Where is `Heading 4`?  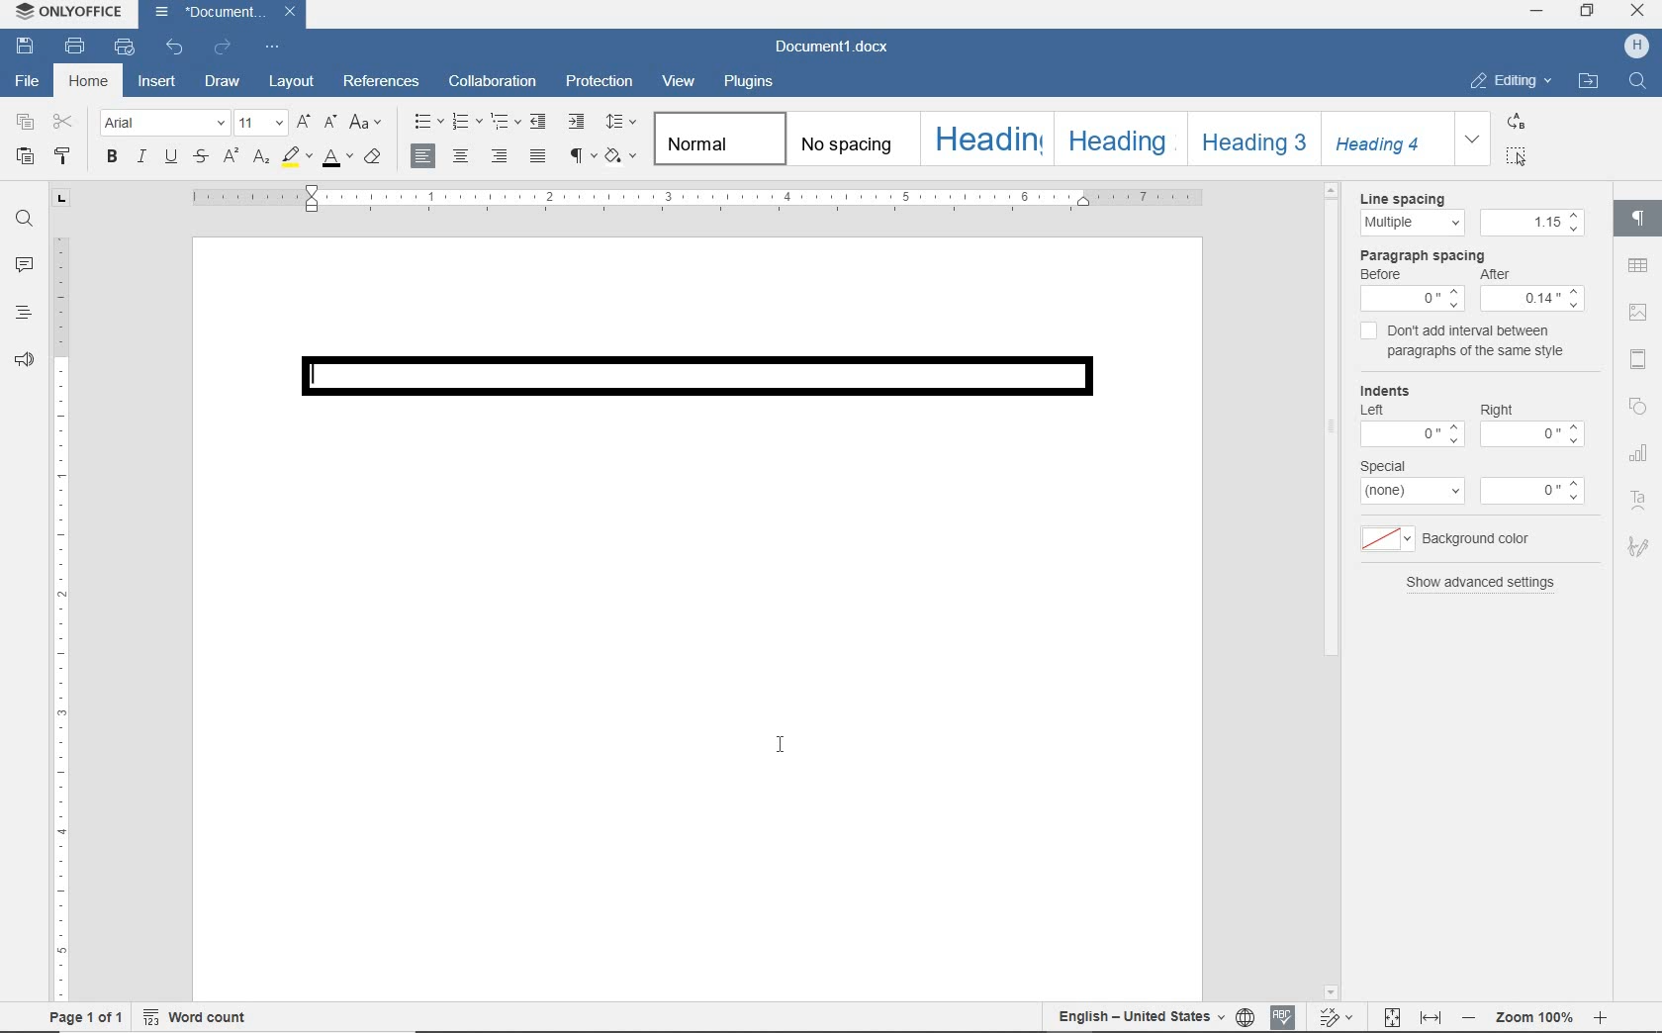 Heading 4 is located at coordinates (1387, 138).